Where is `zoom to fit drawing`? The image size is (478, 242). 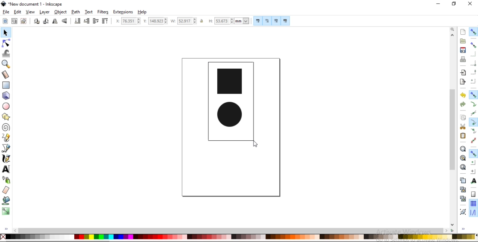 zoom to fit drawing is located at coordinates (463, 158).